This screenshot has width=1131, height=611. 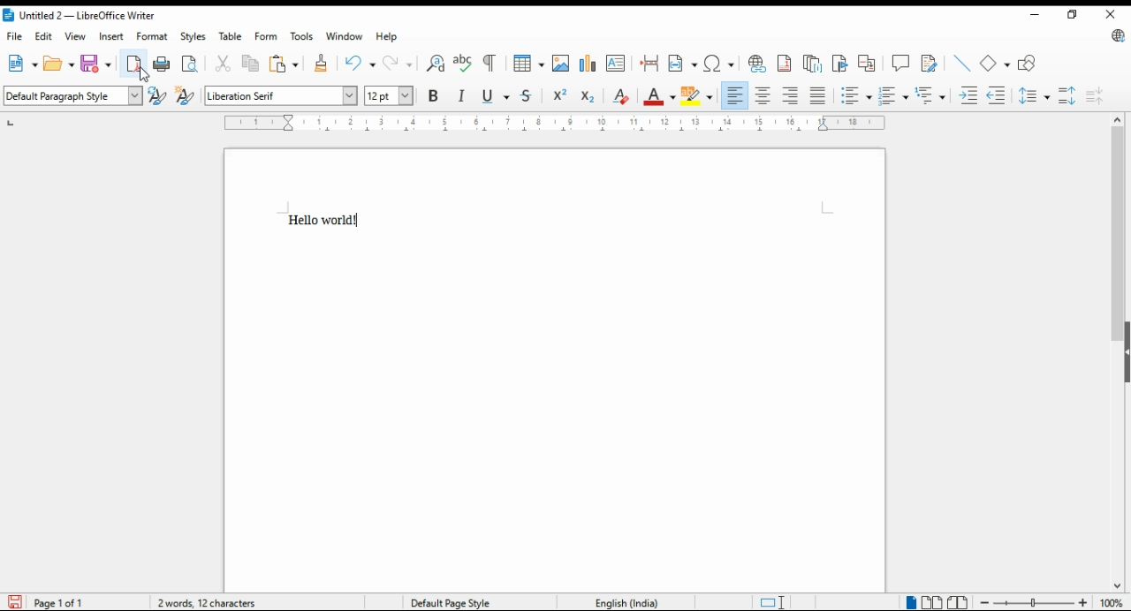 I want to click on language, so click(x=624, y=600).